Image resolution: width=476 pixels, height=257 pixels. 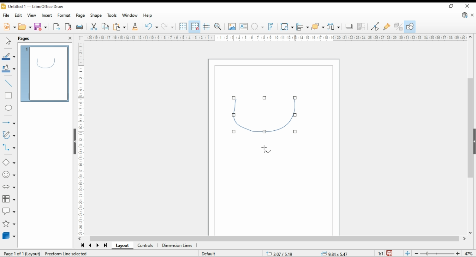 I want to click on freeroam line selected, so click(x=66, y=253).